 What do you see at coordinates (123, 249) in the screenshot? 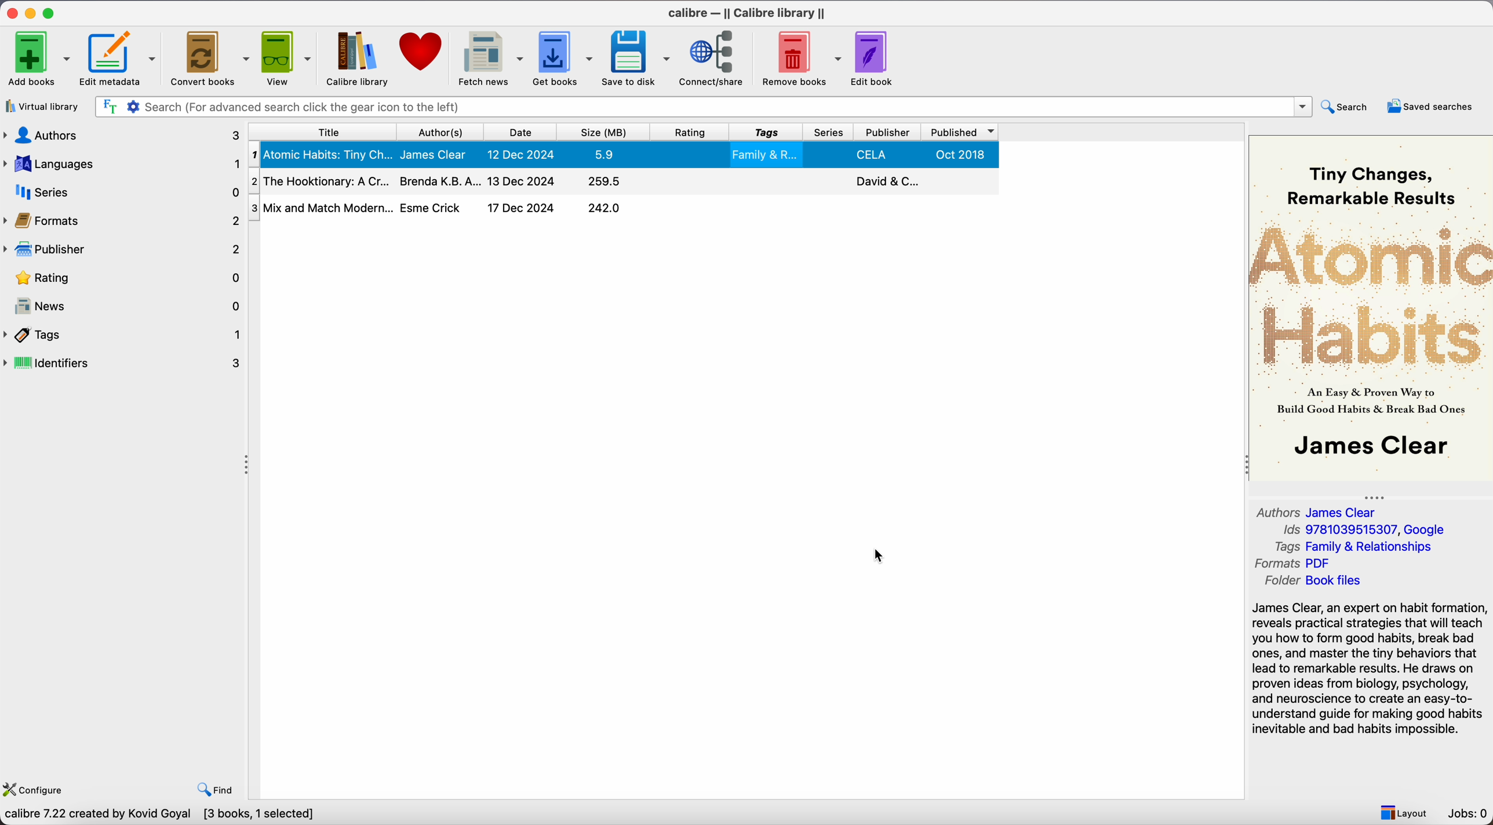
I see `publisher` at bounding box center [123, 249].